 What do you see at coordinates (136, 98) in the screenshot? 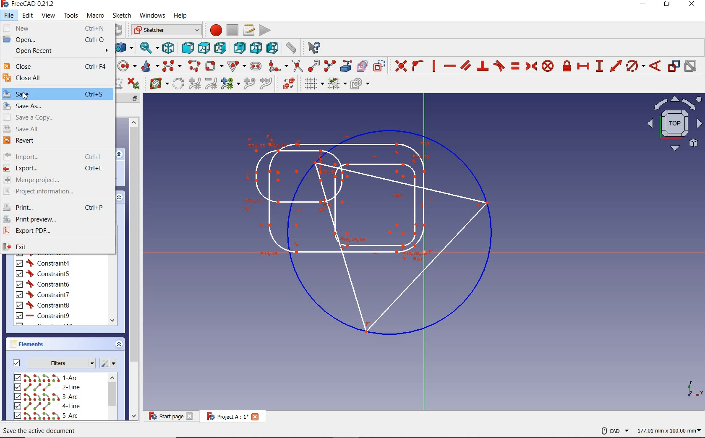
I see `restore down` at bounding box center [136, 98].